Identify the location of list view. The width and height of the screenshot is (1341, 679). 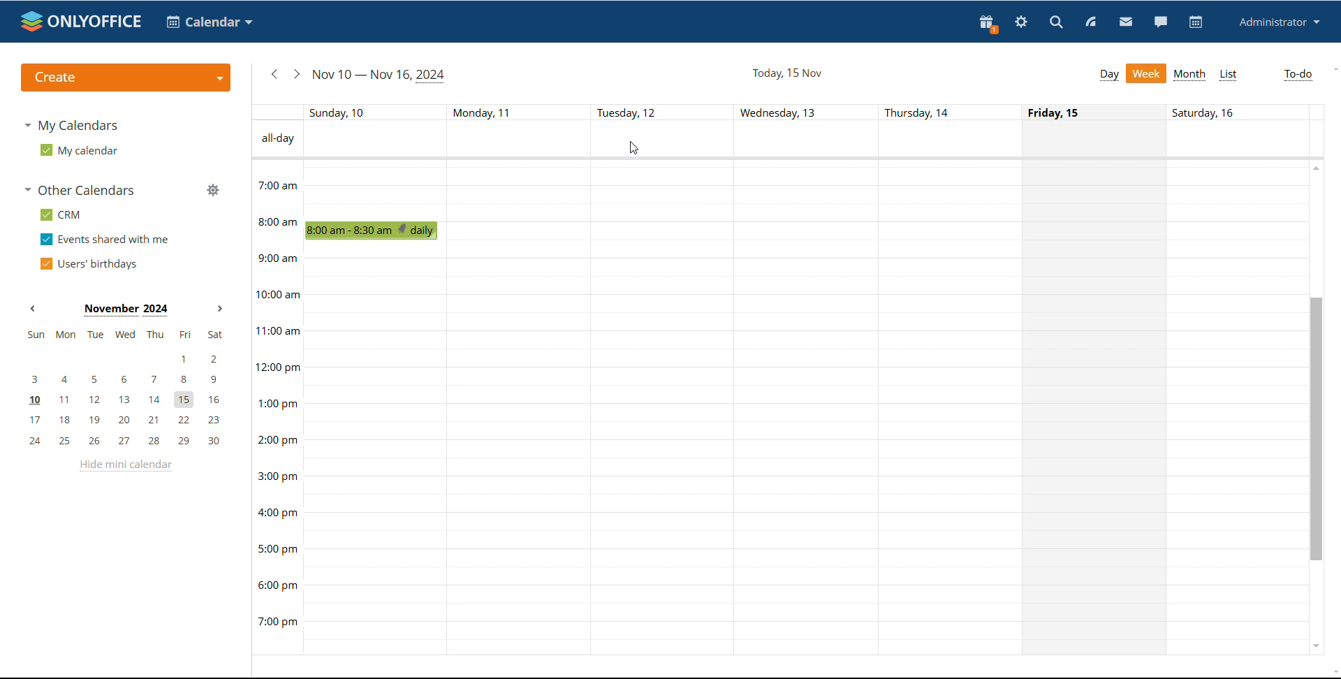
(1229, 75).